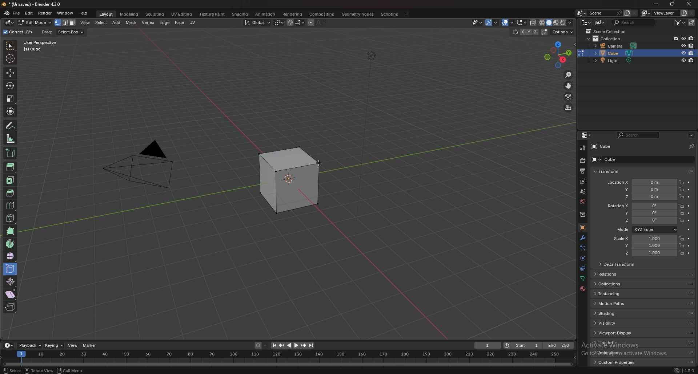  Describe the element at coordinates (581, 53) in the screenshot. I see `change object` at that location.